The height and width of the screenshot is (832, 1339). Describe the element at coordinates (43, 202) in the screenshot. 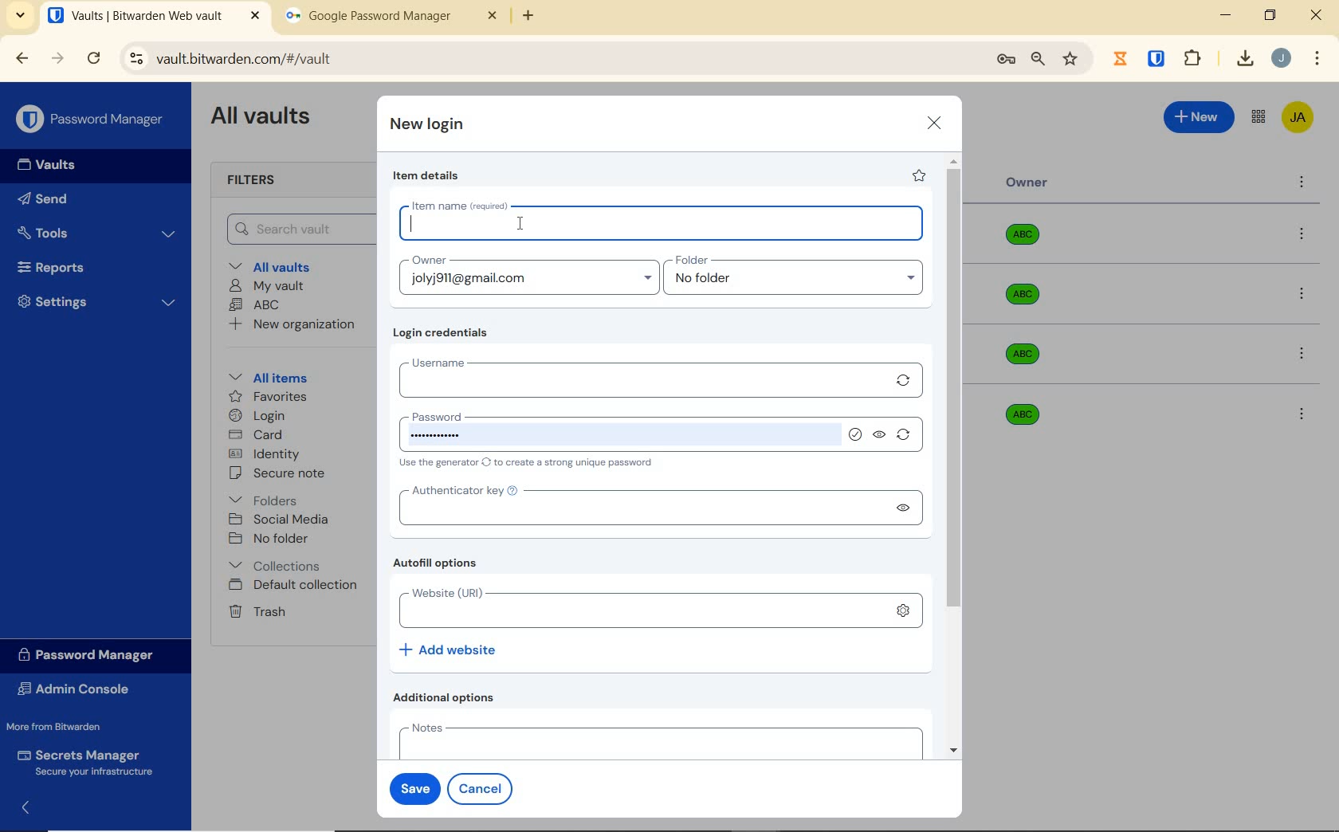

I see `Send` at that location.